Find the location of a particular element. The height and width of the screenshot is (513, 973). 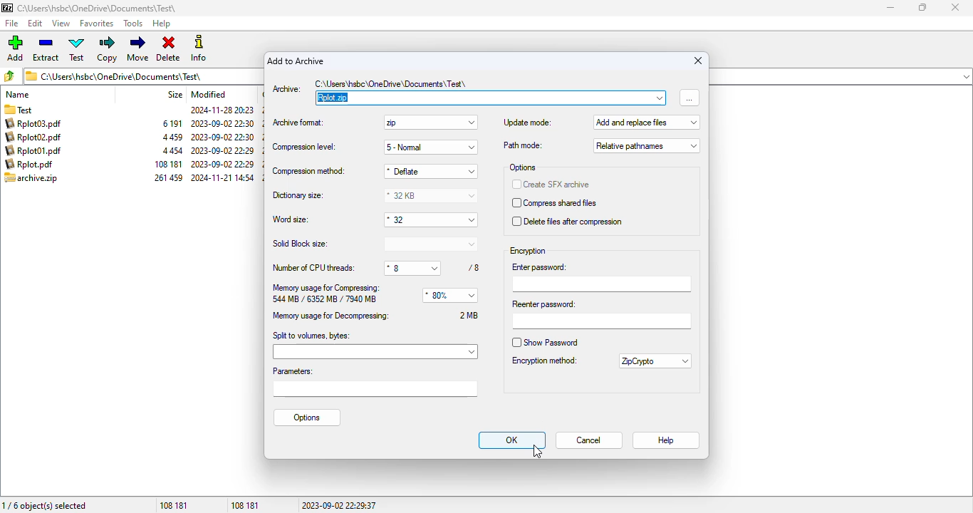

info is located at coordinates (199, 48).